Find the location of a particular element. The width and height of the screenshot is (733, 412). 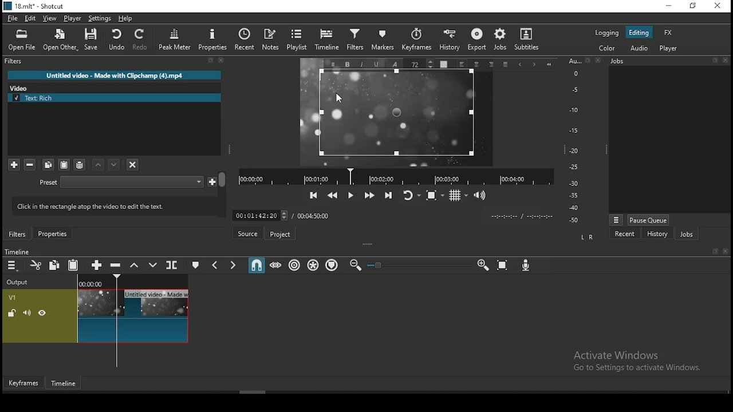

edit is located at coordinates (31, 19).